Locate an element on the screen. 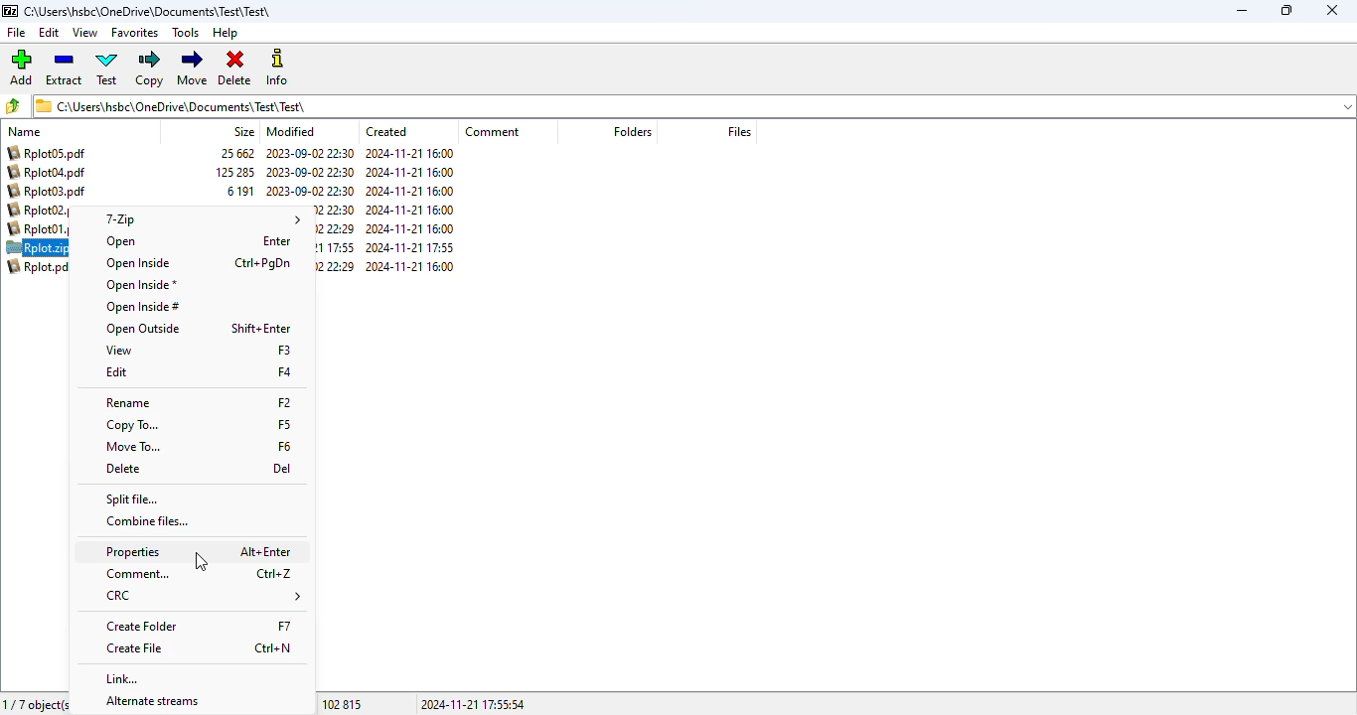 The height and width of the screenshot is (715, 1357). maximize is located at coordinates (1287, 10).